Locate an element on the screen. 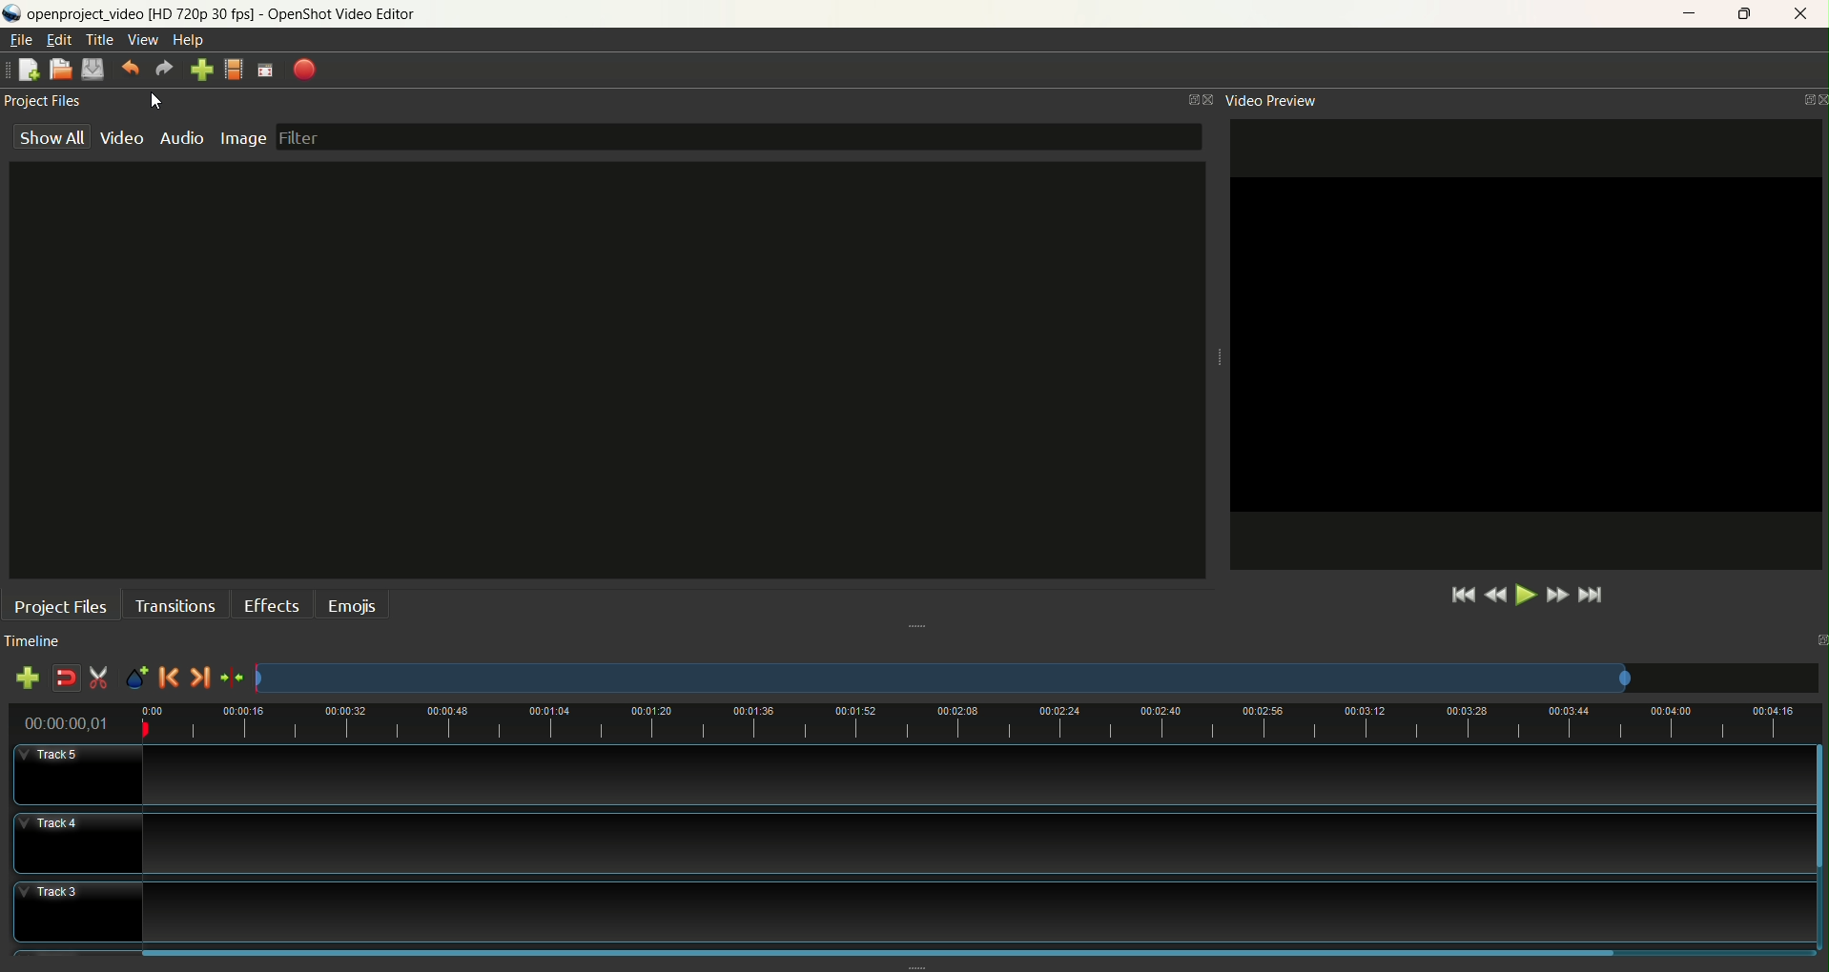 The height and width of the screenshot is (972, 1829). undo is located at coordinates (133, 69).